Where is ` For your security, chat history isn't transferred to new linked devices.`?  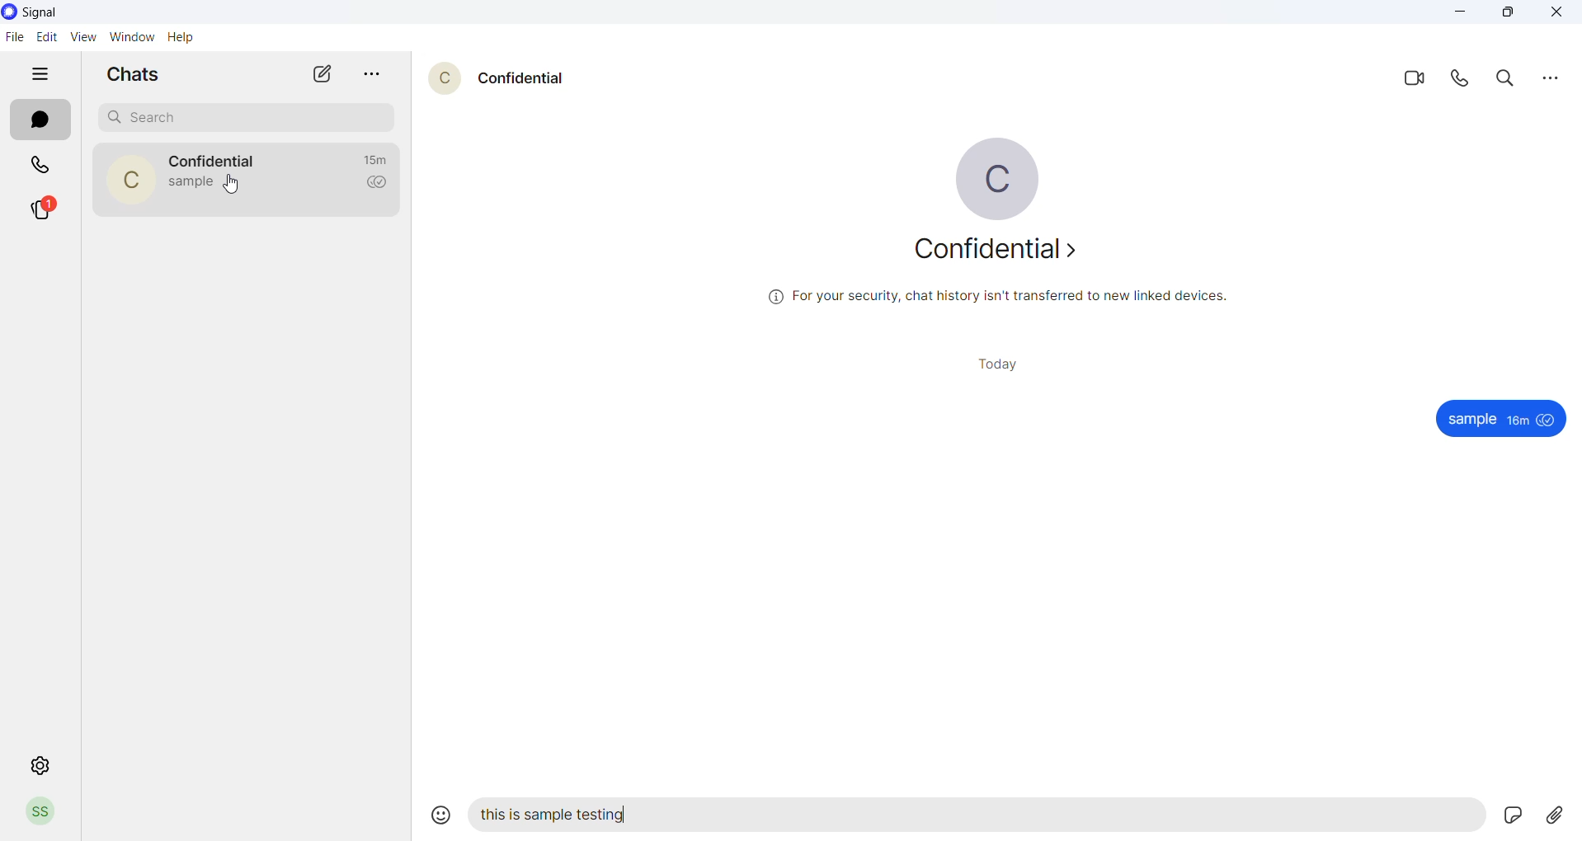  For your security, chat history isn't transferred to new linked devices. is located at coordinates (988, 298).